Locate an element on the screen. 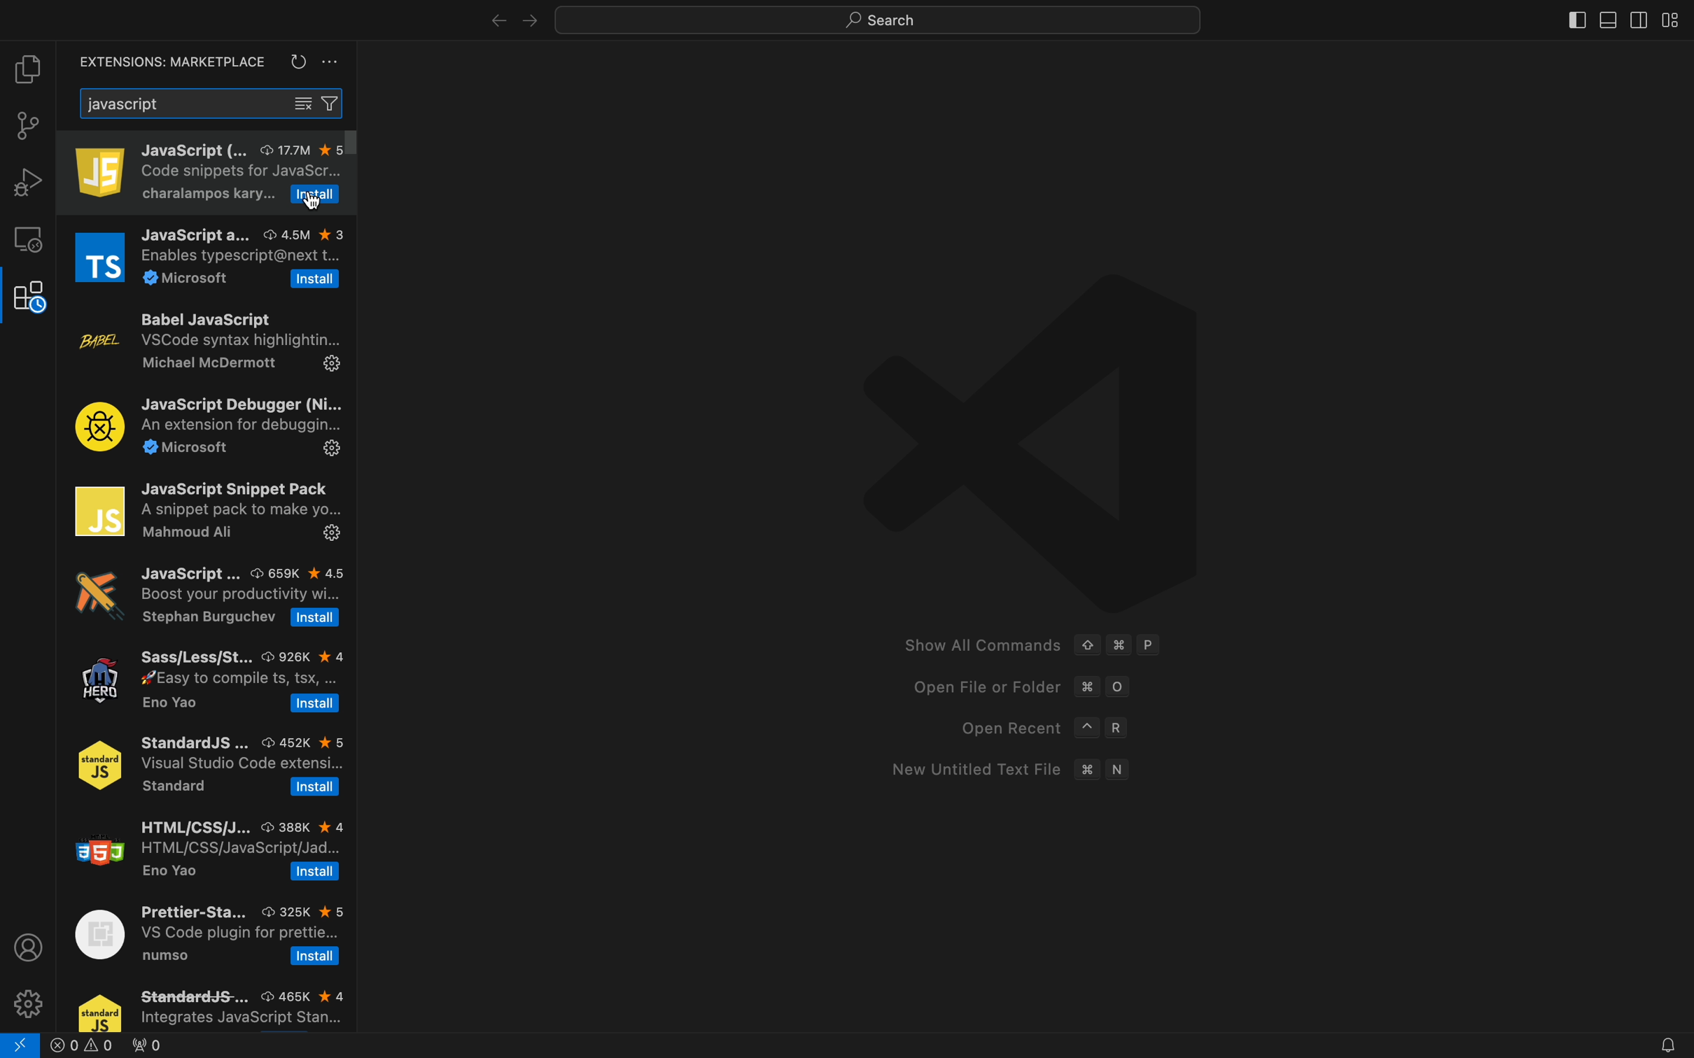 The height and width of the screenshot is (1058, 1694). JavaScript (... ®17.7M * 5
Code snippets for JavaScr...
charalampos kary... is located at coordinates (173, 167).